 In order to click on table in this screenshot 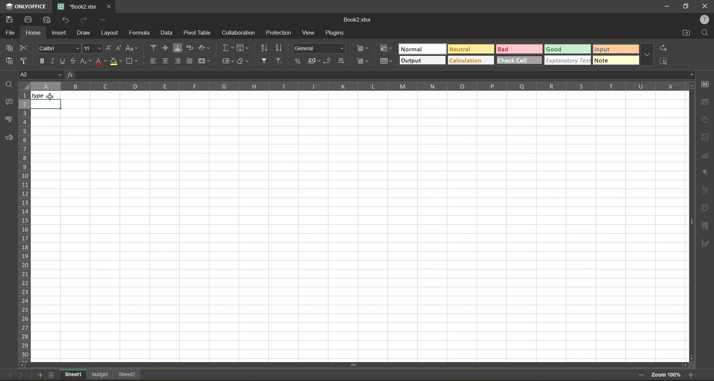, I will do `click(705, 102)`.